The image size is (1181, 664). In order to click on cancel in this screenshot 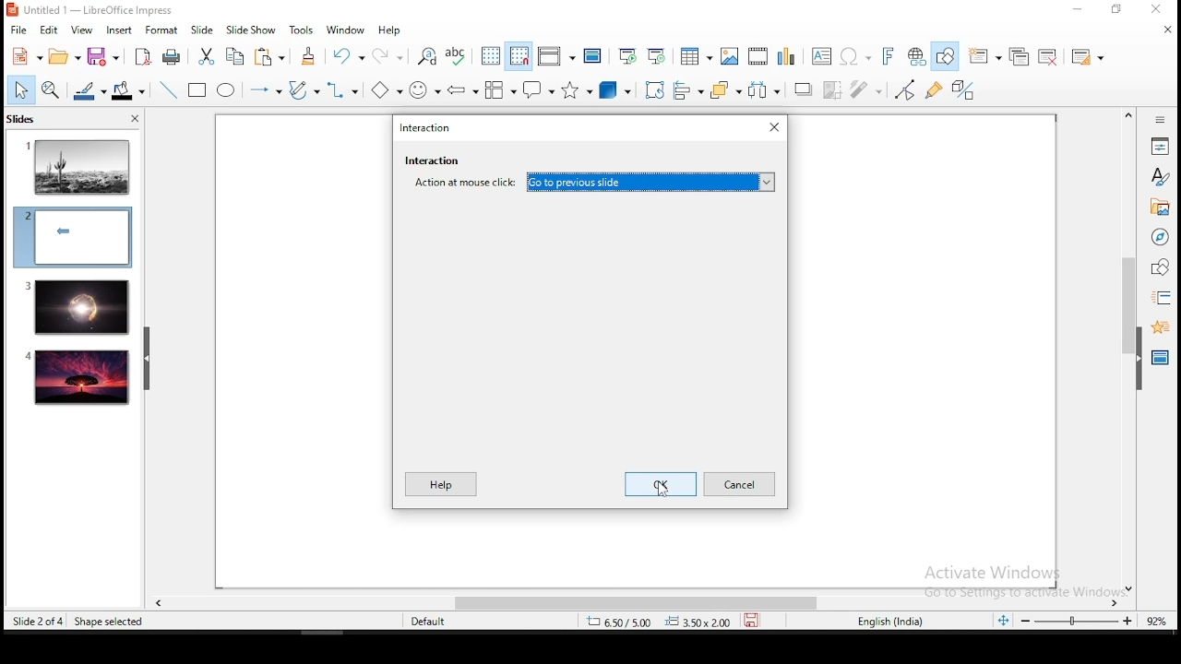, I will do `click(741, 483)`.